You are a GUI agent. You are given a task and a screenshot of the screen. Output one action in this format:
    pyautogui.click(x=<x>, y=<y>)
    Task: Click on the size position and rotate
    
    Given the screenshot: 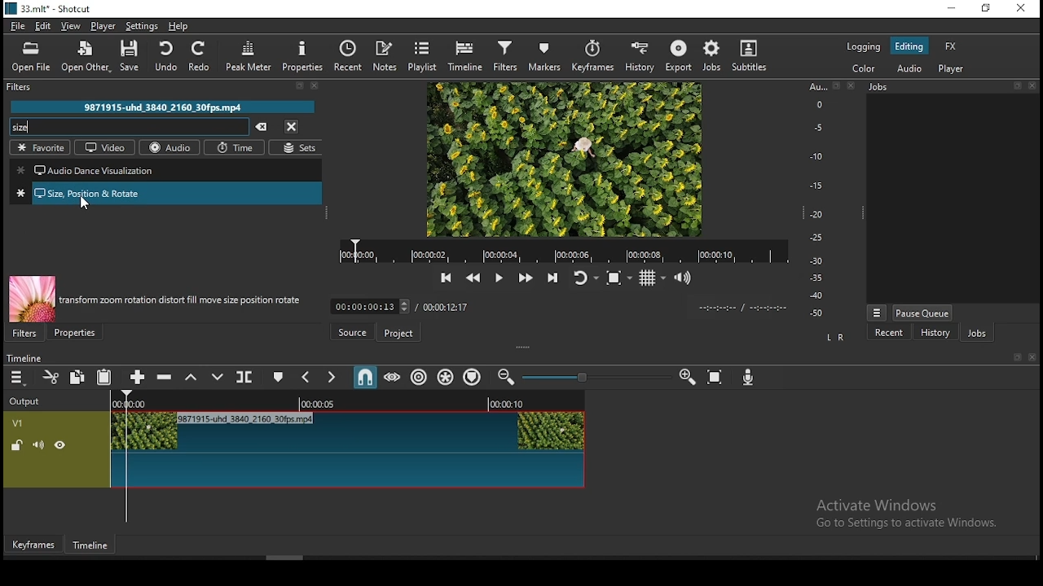 What is the action you would take?
    pyautogui.click(x=167, y=195)
    